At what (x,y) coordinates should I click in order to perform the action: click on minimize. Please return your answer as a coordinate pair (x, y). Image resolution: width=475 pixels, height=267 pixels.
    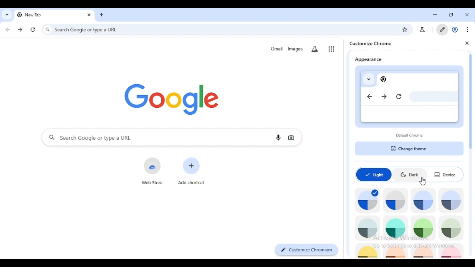
    Looking at the image, I should click on (435, 15).